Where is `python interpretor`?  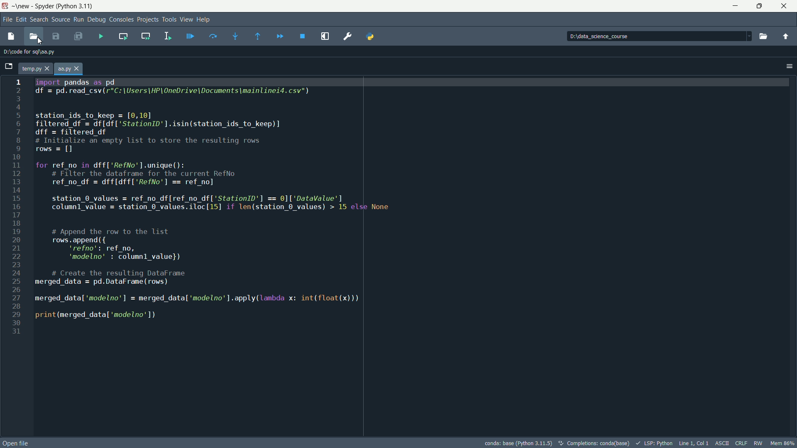
python interpretor is located at coordinates (517, 443).